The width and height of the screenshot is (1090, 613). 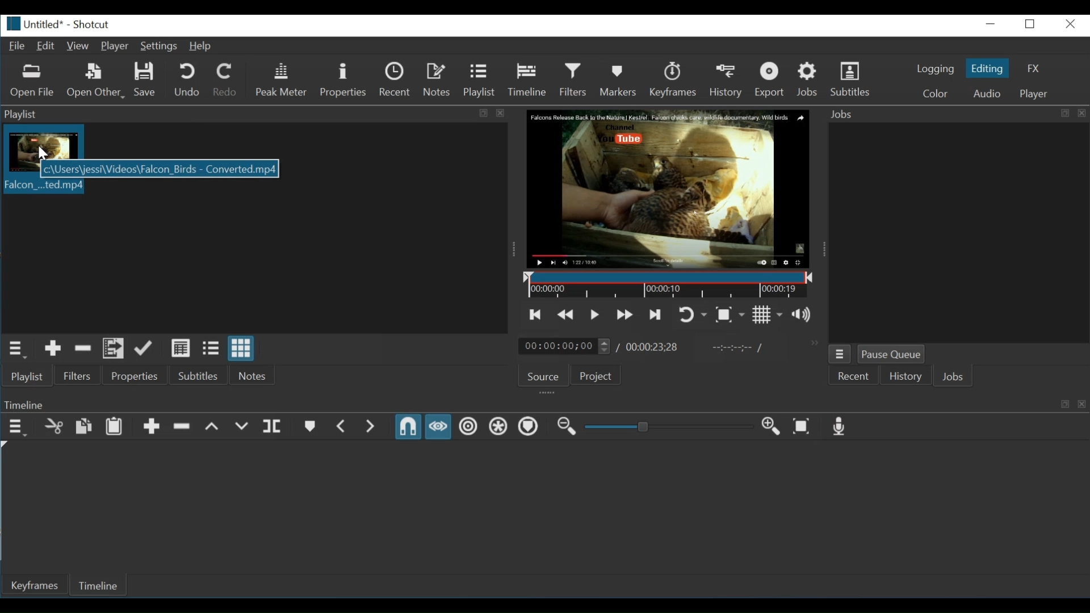 I want to click on Save, so click(x=146, y=80).